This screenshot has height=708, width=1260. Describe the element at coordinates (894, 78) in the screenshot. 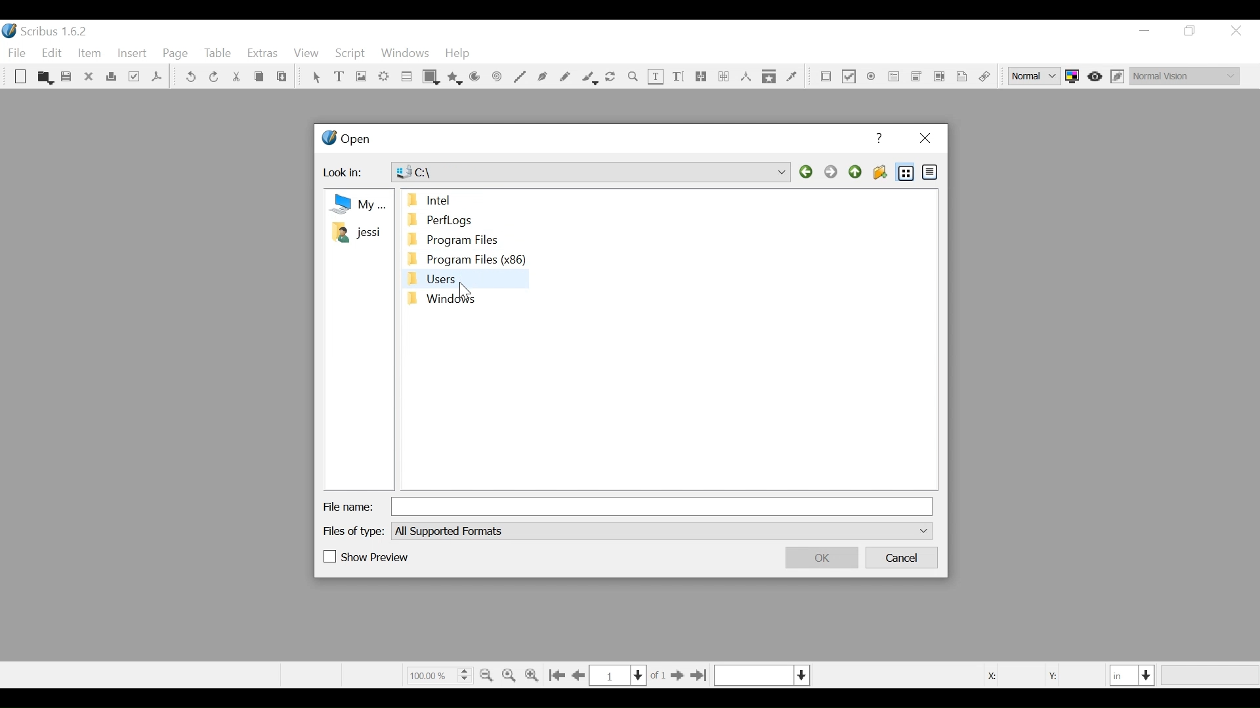

I see `PDF Combo Box` at that location.